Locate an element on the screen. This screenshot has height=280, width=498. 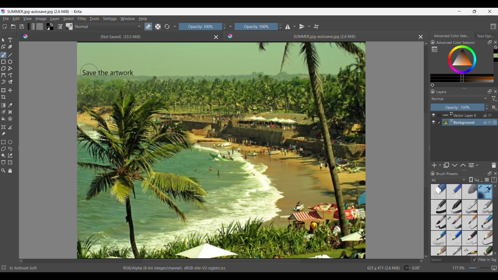
Quick slide to bottom is located at coordinates (426, 257).